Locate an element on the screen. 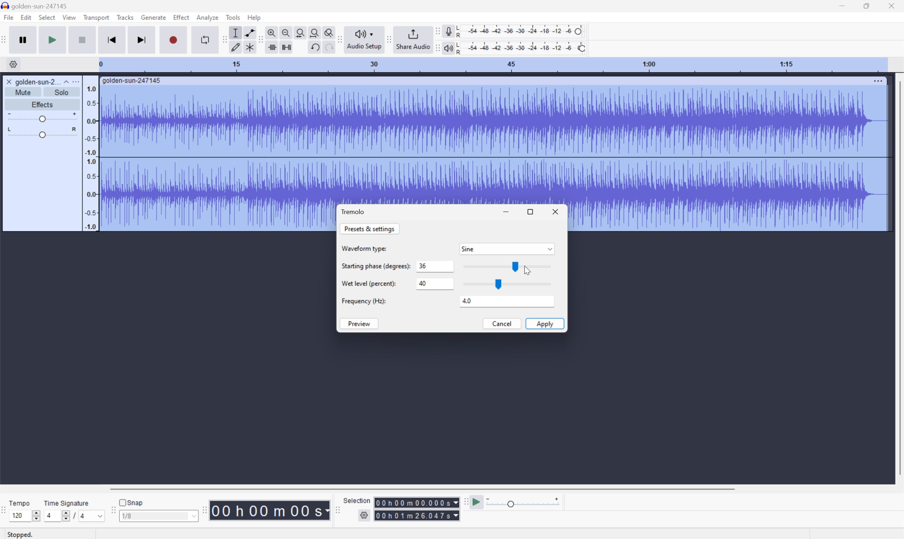 This screenshot has height=539, width=904. Frequencies is located at coordinates (90, 158).